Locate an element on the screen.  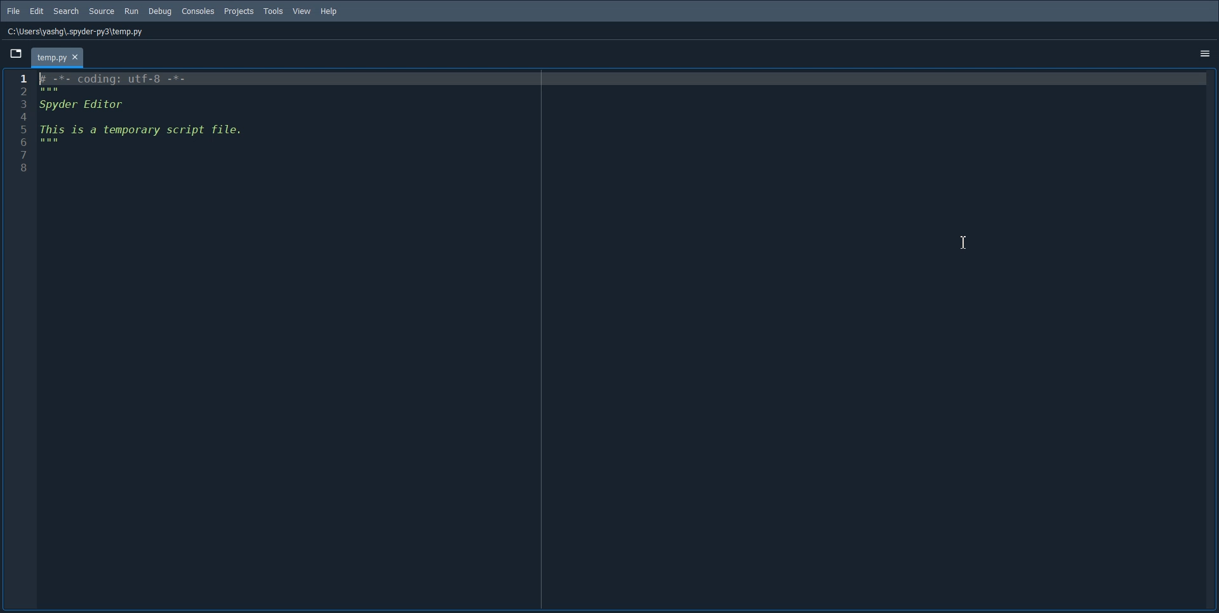
Edit is located at coordinates (36, 11).